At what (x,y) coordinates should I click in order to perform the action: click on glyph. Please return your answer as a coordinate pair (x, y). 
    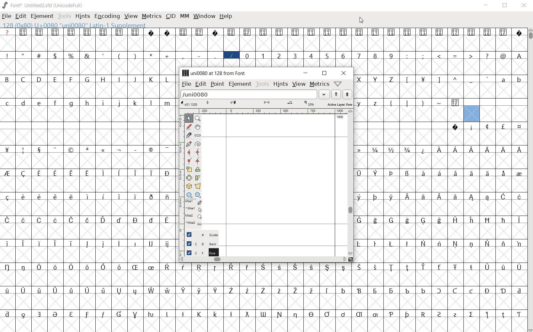
    Looking at the image, I should click on (407, 174).